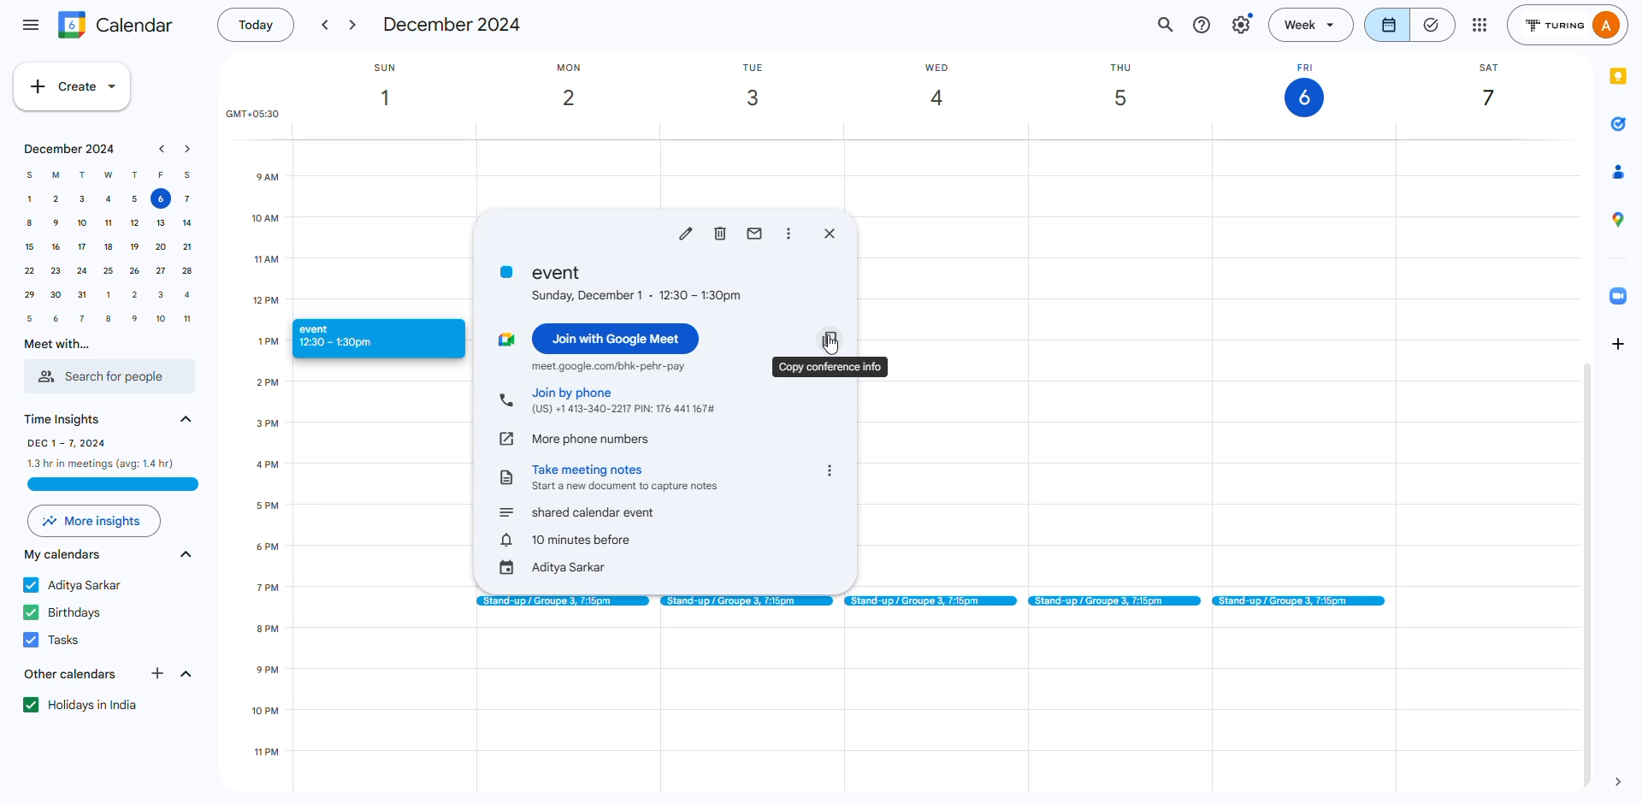 The width and height of the screenshot is (1642, 804). What do you see at coordinates (184, 418) in the screenshot?
I see `see` at bounding box center [184, 418].